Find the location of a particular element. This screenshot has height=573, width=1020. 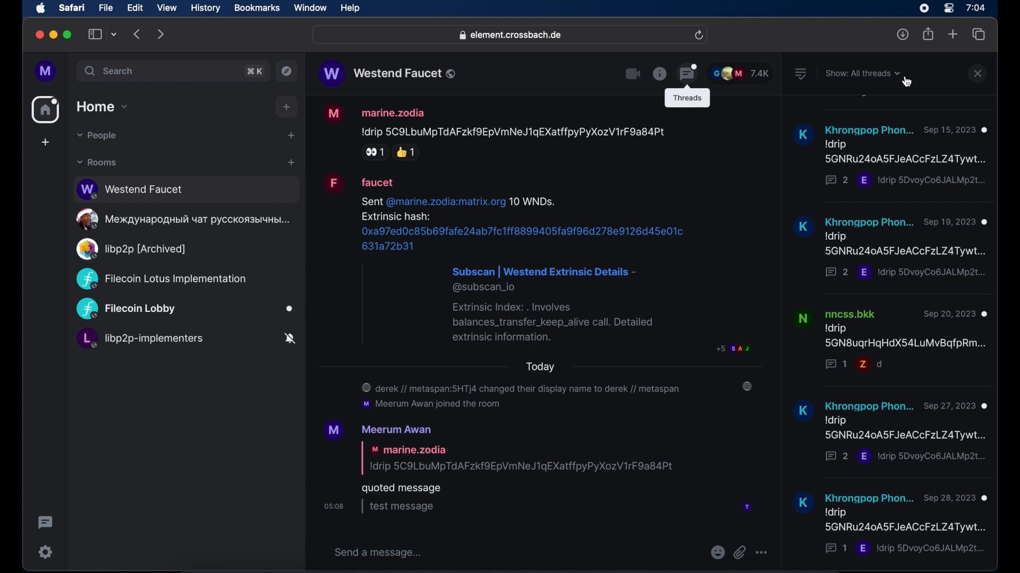

explore public rooms is located at coordinates (287, 72).